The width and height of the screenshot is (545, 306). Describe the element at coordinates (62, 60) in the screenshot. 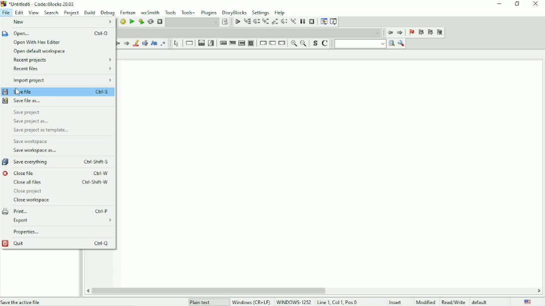

I see `Recent projects` at that location.